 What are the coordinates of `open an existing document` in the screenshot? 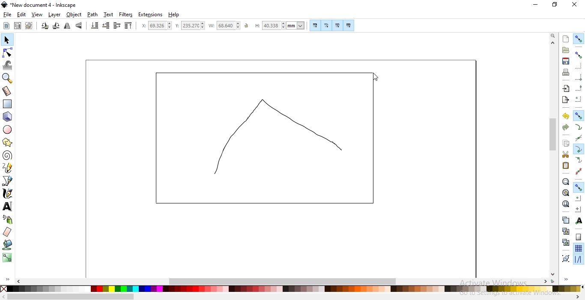 It's located at (566, 50).